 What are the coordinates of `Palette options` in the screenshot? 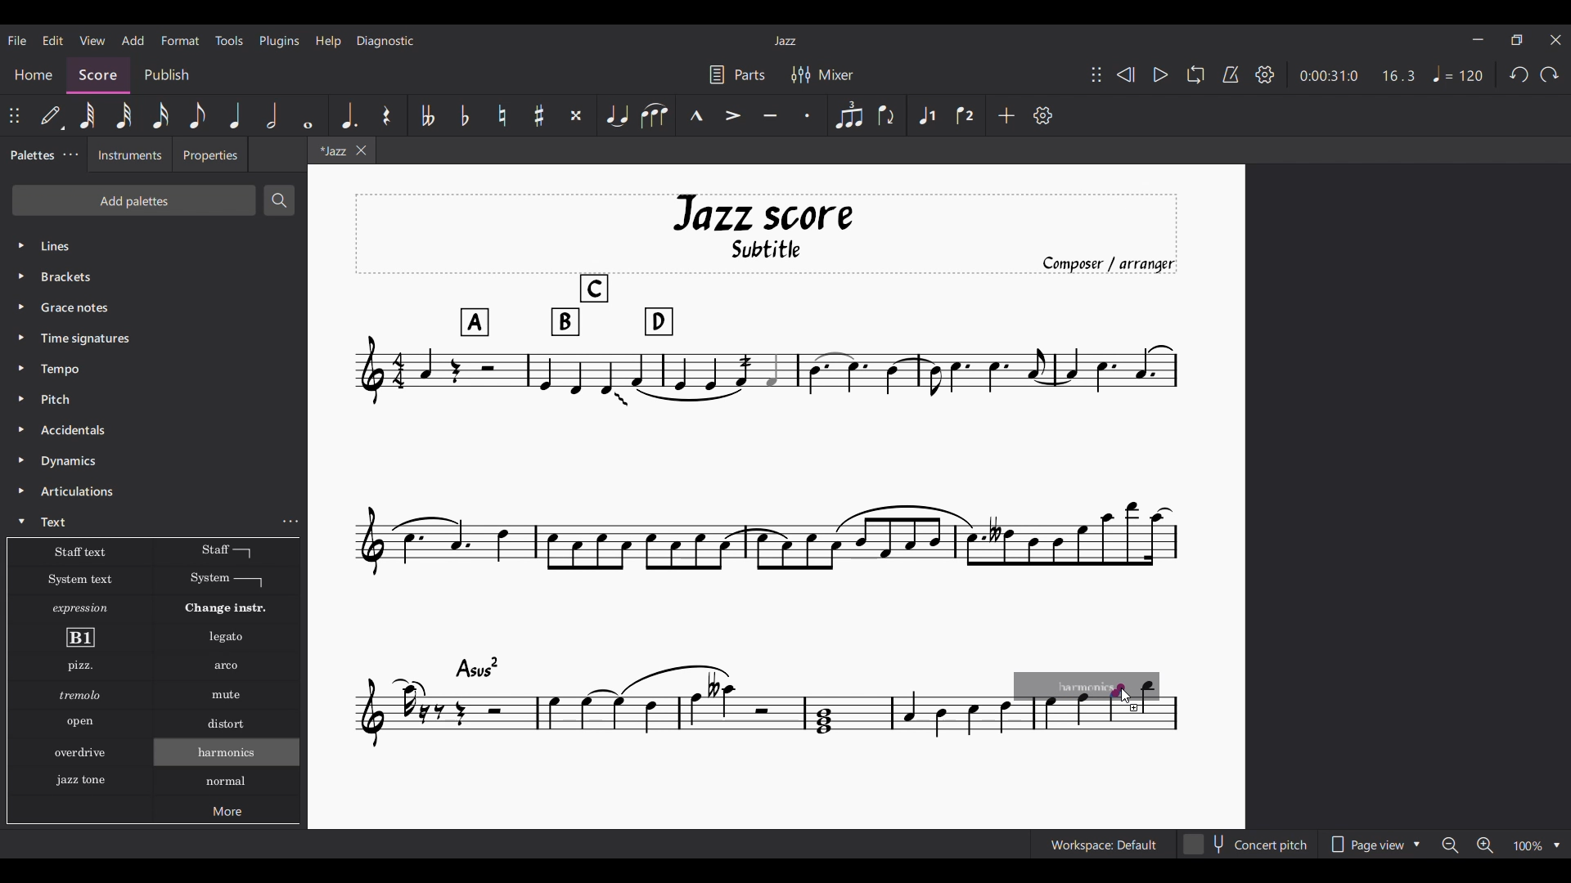 It's located at (98, 246).